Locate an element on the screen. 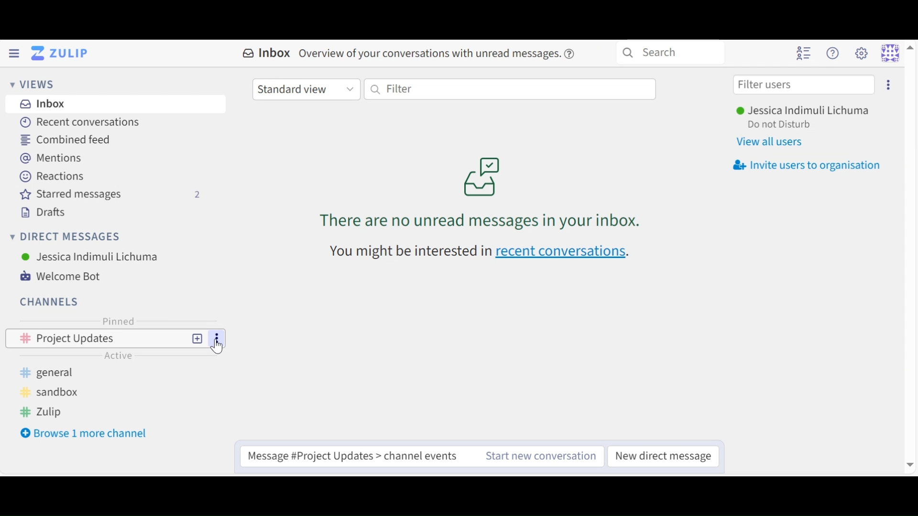 The image size is (918, 516). Options is located at coordinates (222, 339).